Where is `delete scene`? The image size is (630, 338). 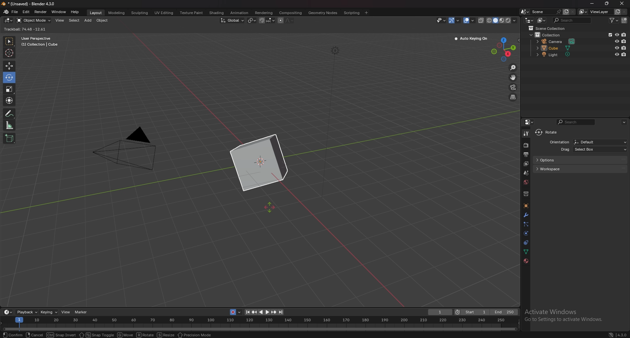
delete scene is located at coordinates (573, 12).